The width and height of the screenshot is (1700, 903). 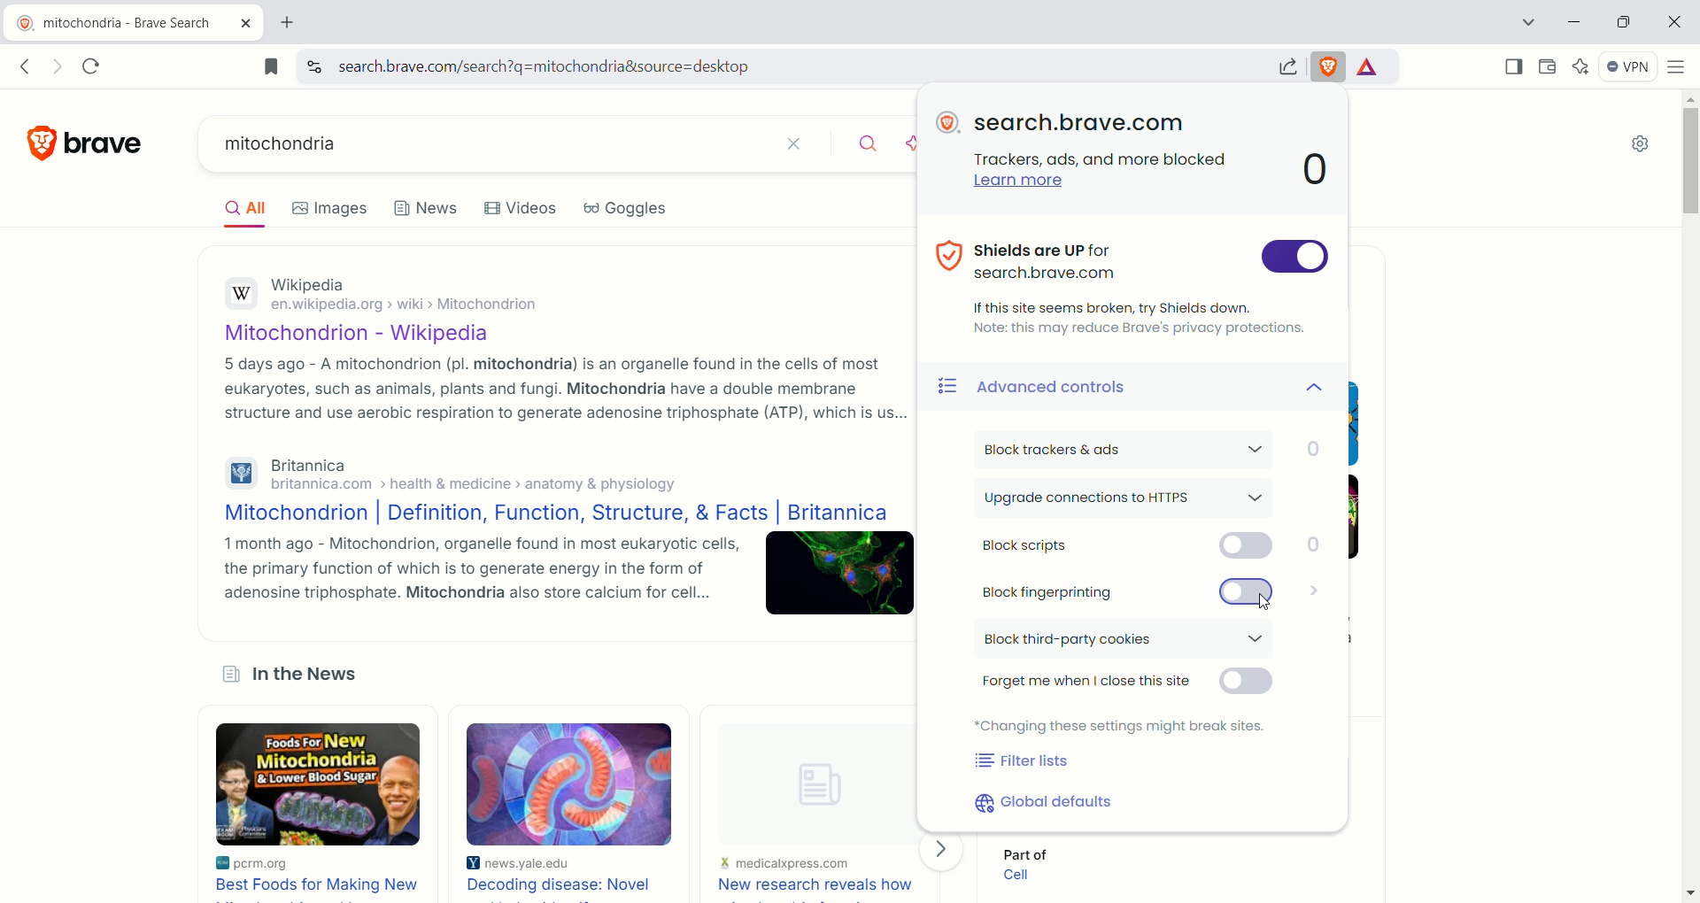 What do you see at coordinates (100, 145) in the screenshot?
I see `brave` at bounding box center [100, 145].